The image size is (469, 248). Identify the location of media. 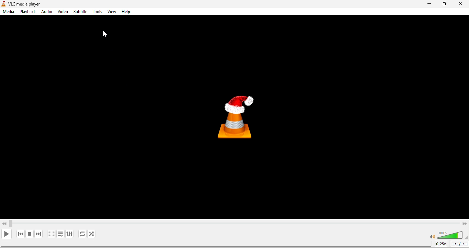
(8, 12).